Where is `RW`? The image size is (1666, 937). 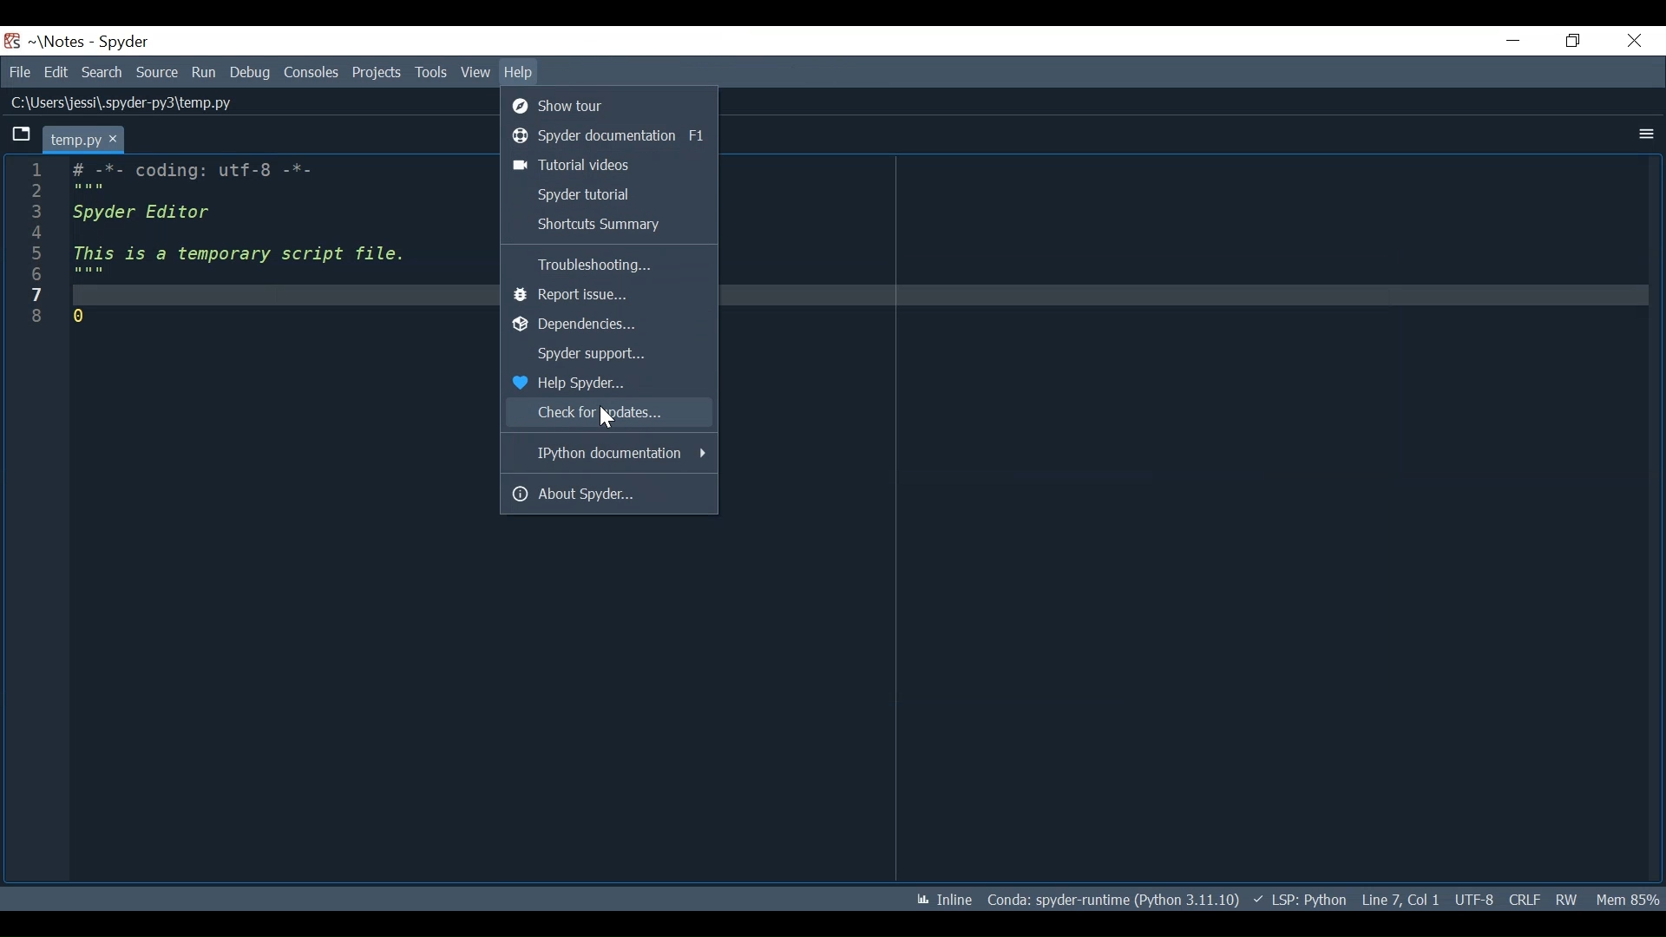
RW is located at coordinates (1569, 899).